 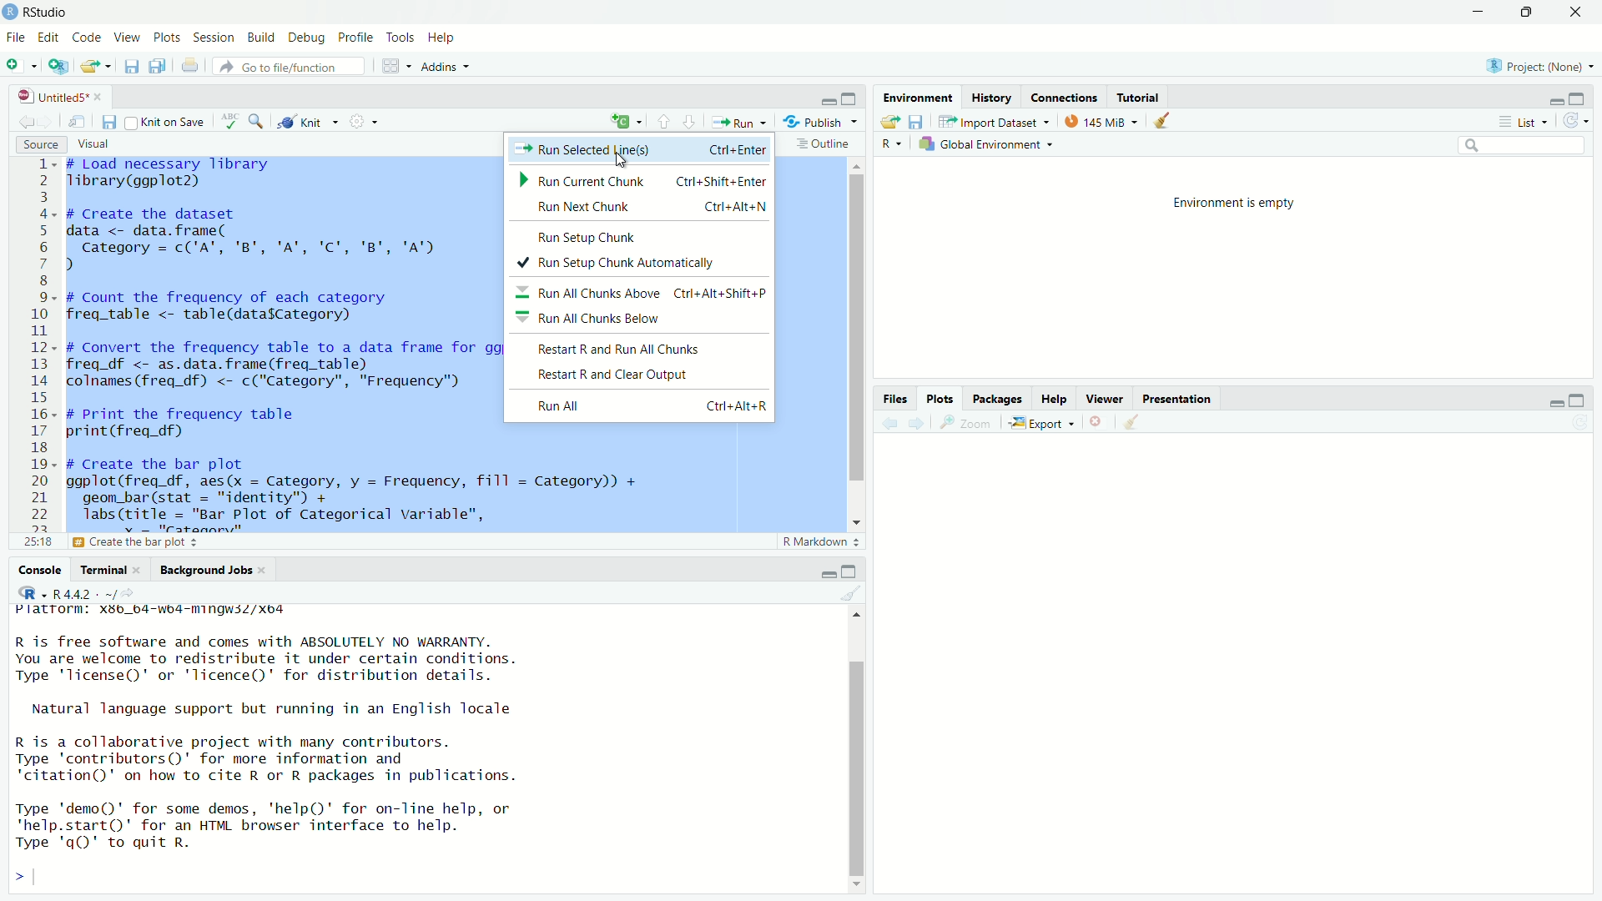 What do you see at coordinates (443, 38) in the screenshot?
I see `help` at bounding box center [443, 38].